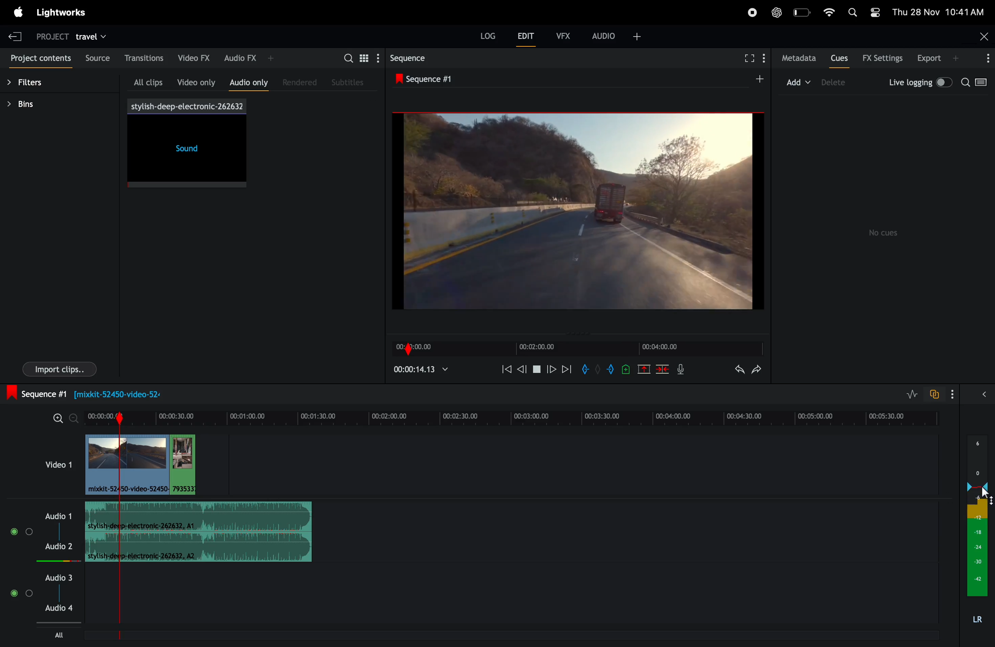 The height and width of the screenshot is (647, 995). Describe the element at coordinates (733, 370) in the screenshot. I see `undo` at that location.